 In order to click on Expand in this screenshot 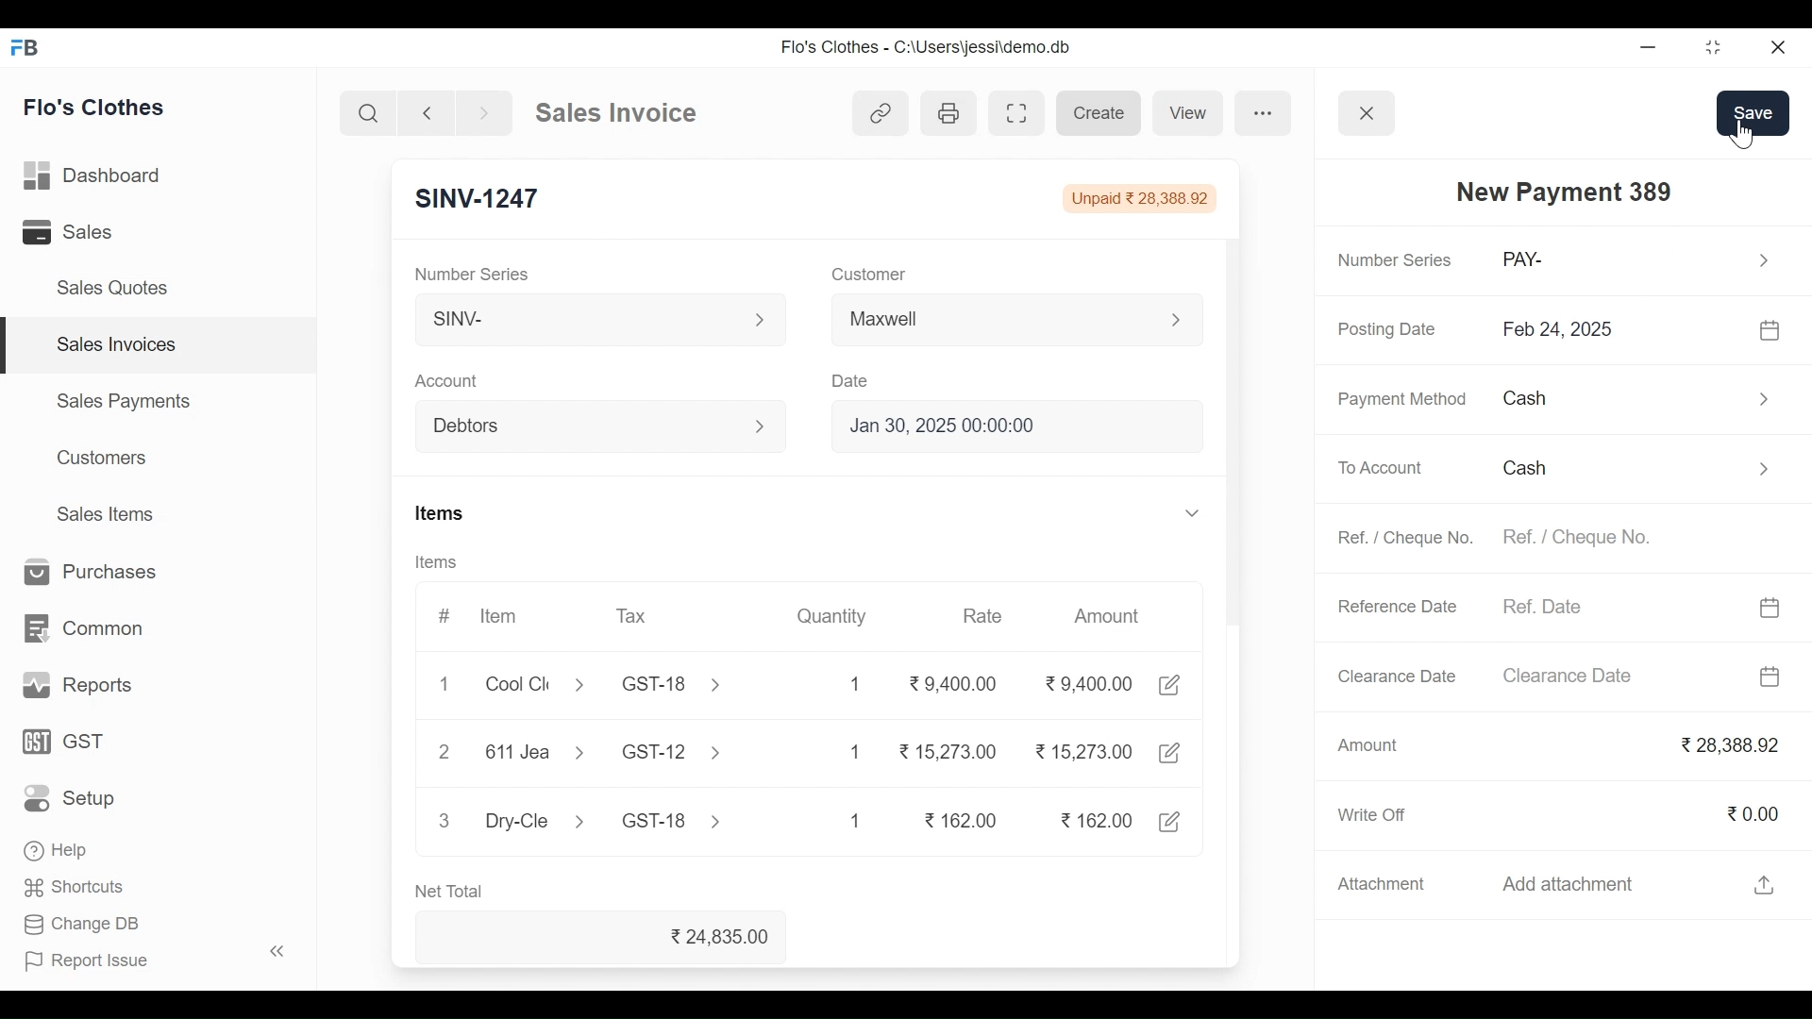, I will do `click(1176, 319)`.